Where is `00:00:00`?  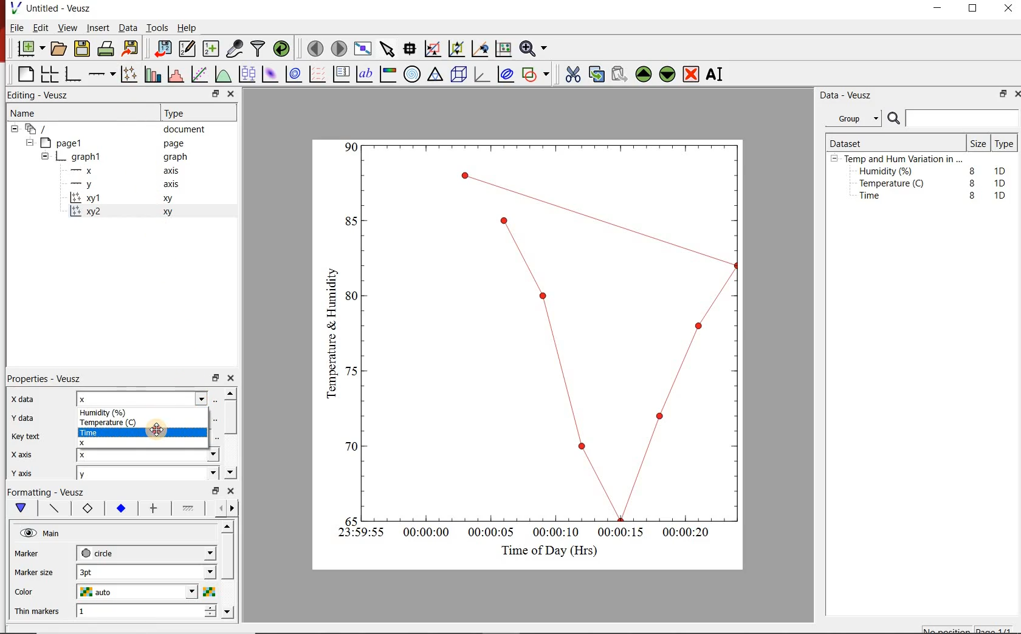 00:00:00 is located at coordinates (424, 534).